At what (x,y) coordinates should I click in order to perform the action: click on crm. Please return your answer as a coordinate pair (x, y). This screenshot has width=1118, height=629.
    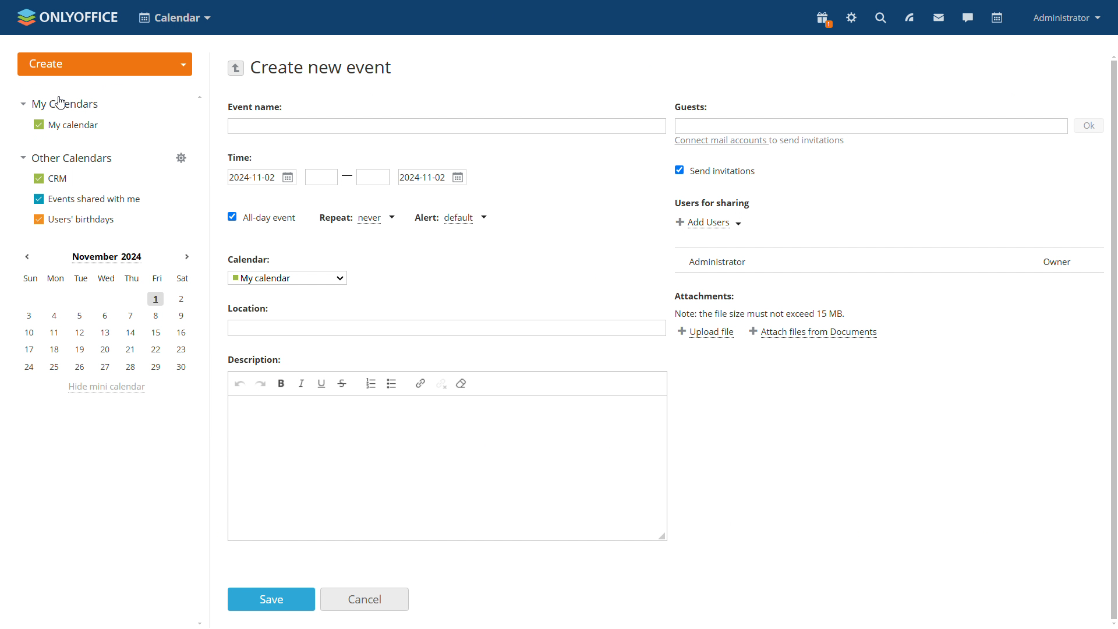
    Looking at the image, I should click on (52, 178).